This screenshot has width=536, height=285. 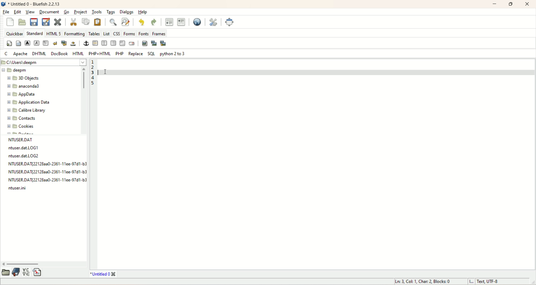 What do you see at coordinates (107, 34) in the screenshot?
I see `LIST` at bounding box center [107, 34].